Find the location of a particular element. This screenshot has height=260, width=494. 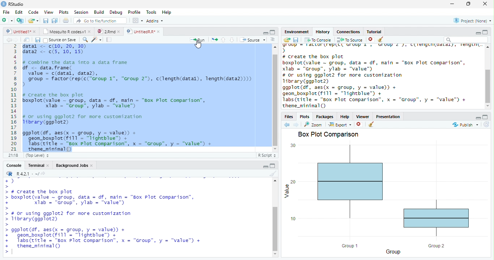

close is located at coordinates (92, 165).